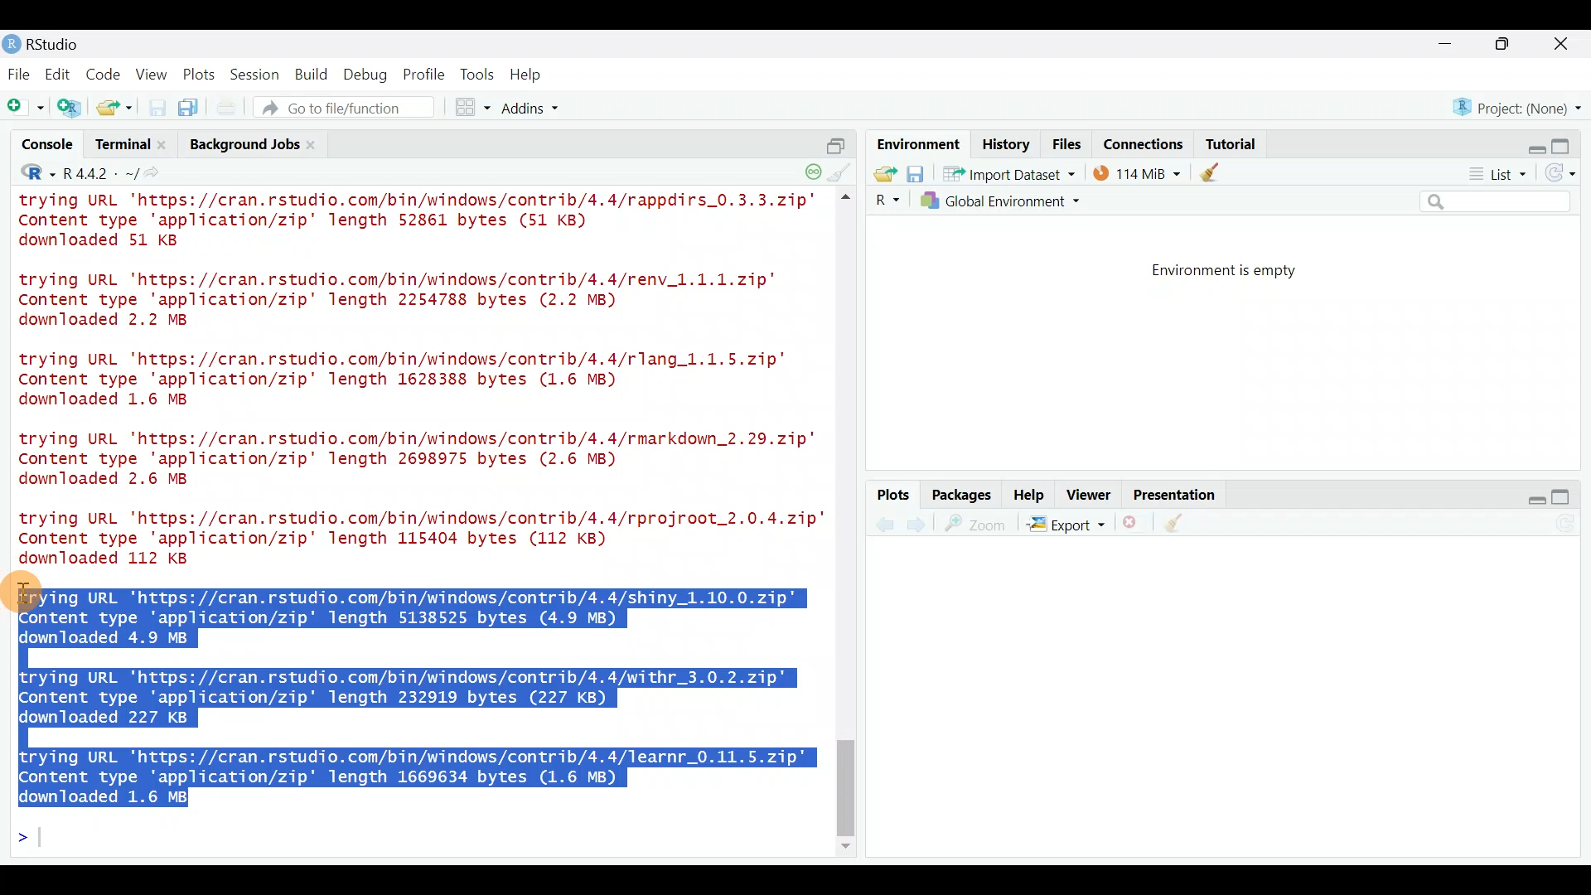 Image resolution: width=1591 pixels, height=895 pixels. What do you see at coordinates (884, 525) in the screenshot?
I see `next plot` at bounding box center [884, 525].